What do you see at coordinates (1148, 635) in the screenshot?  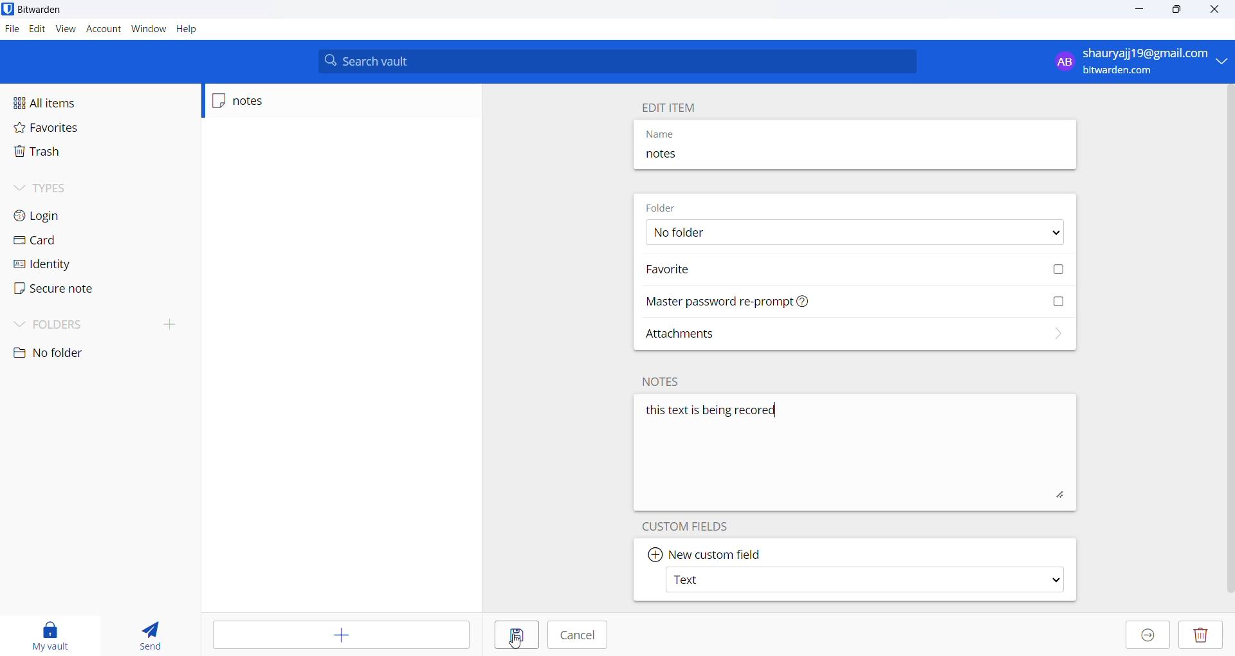 I see `move to organization` at bounding box center [1148, 635].